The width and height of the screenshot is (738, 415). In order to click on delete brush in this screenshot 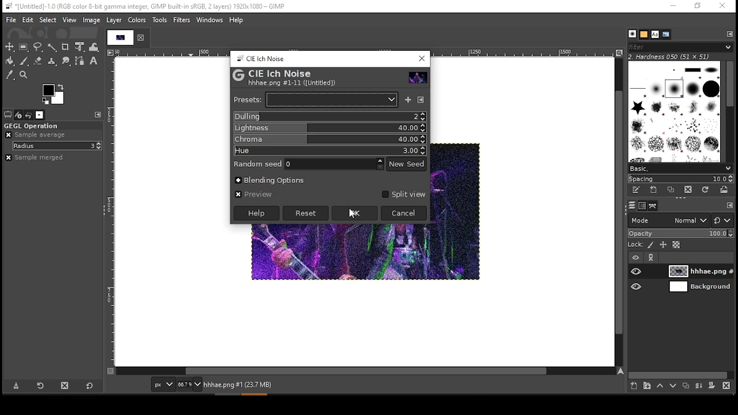, I will do `click(690, 190)`.